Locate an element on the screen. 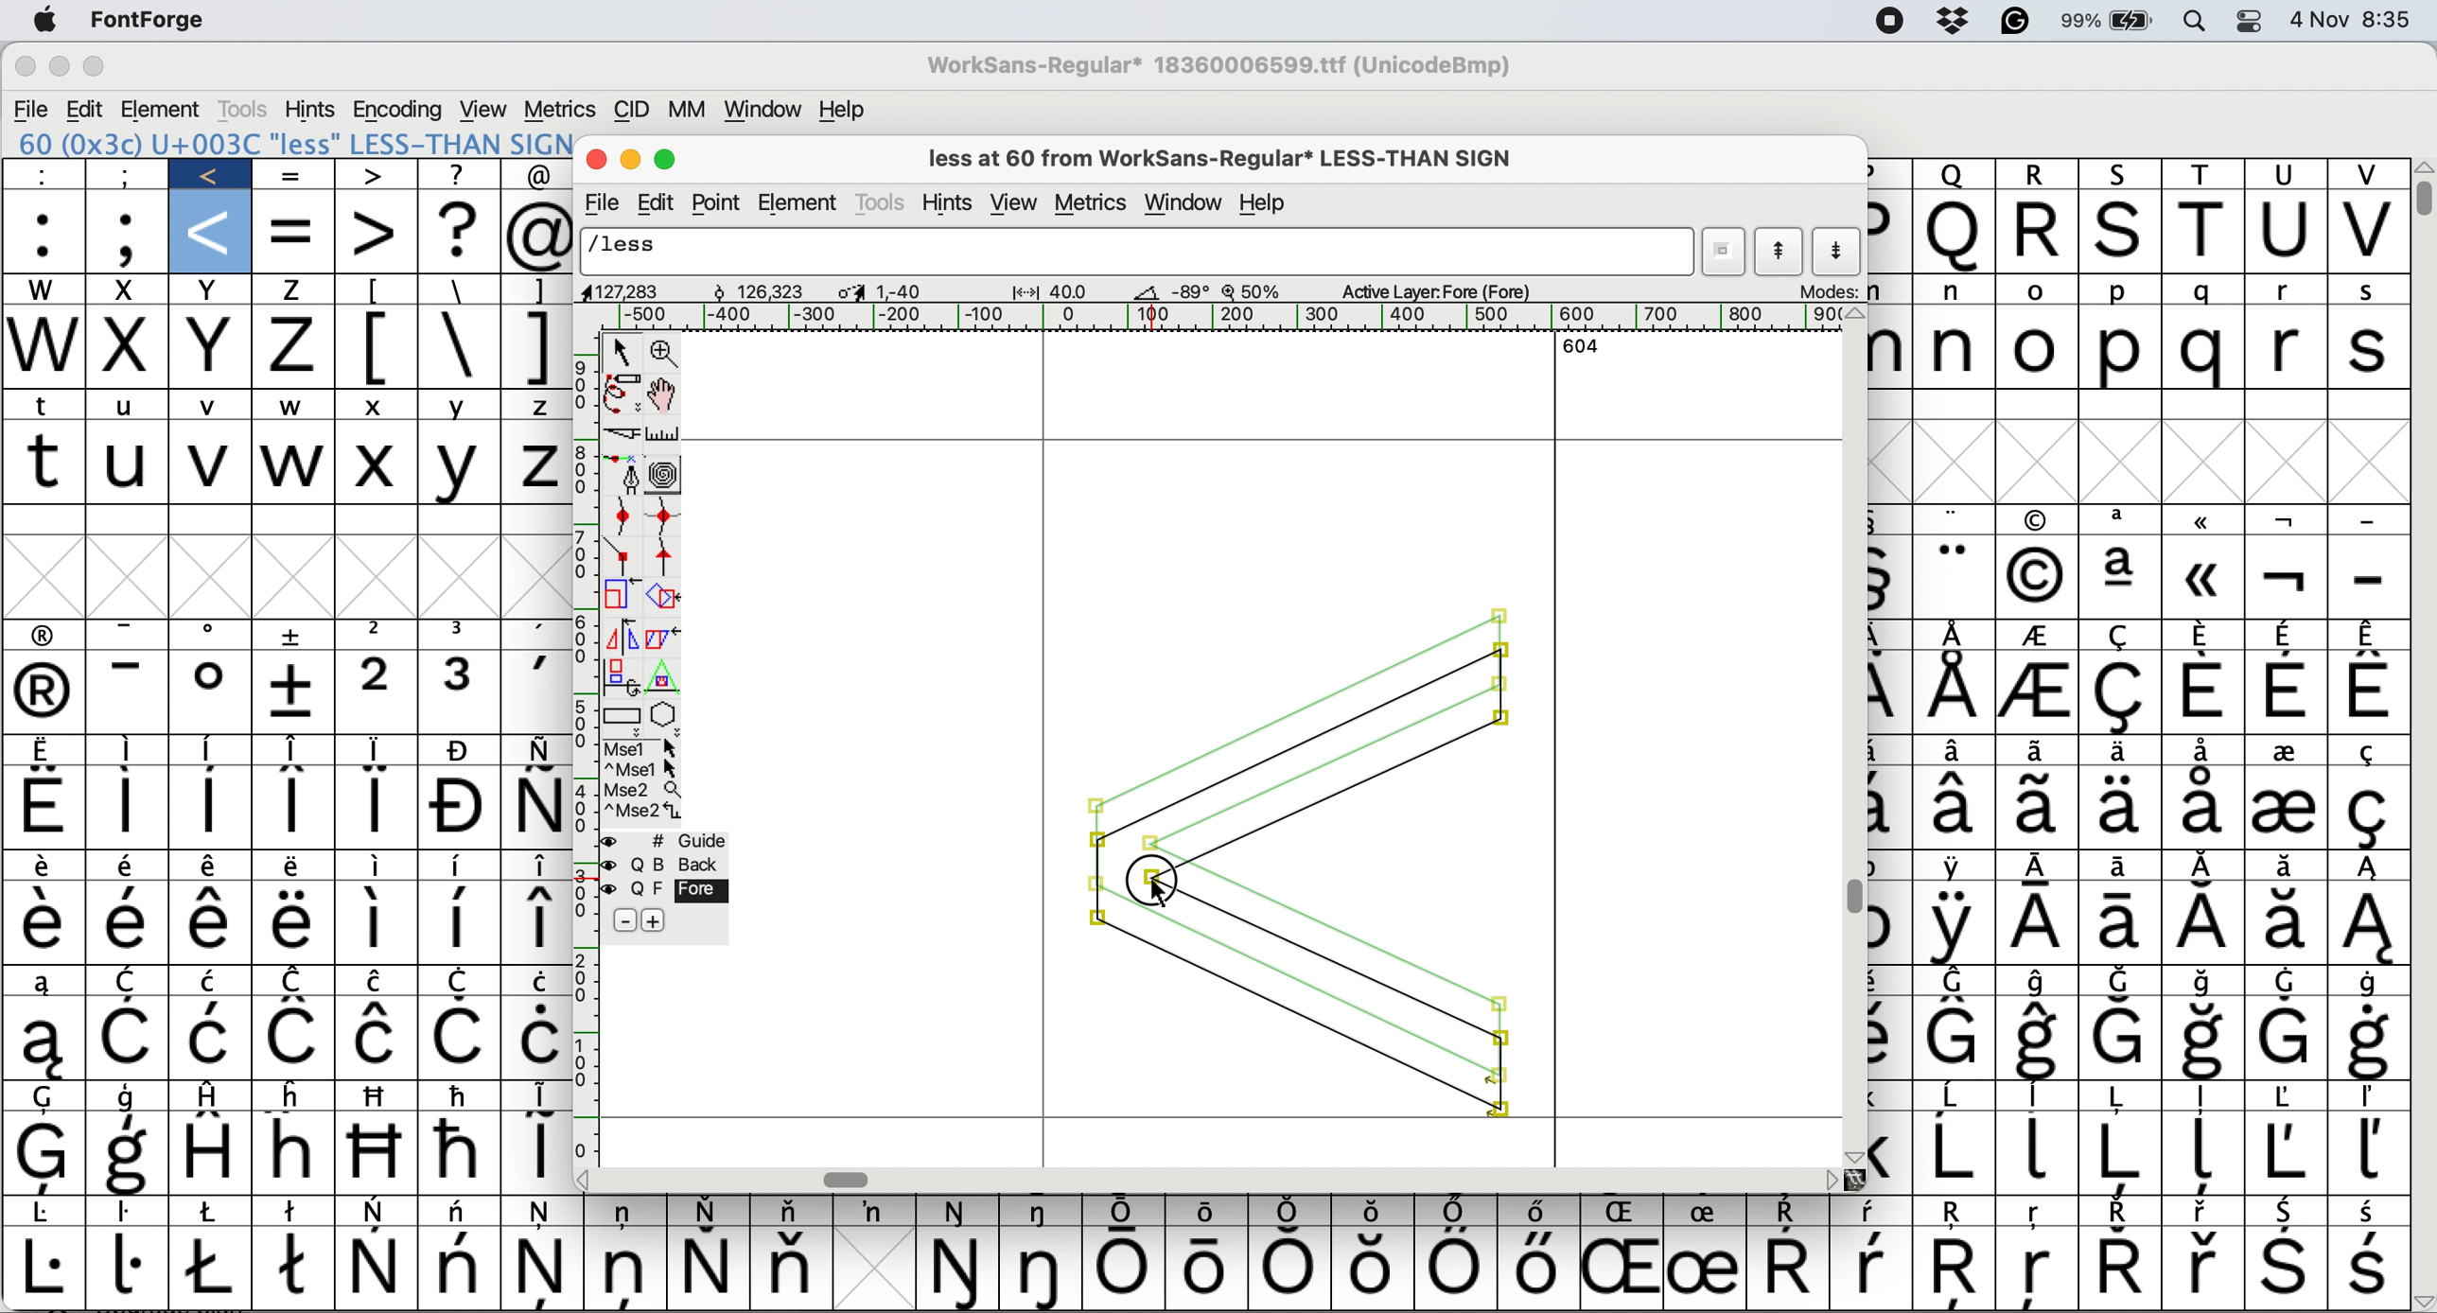  metrics is located at coordinates (559, 110).